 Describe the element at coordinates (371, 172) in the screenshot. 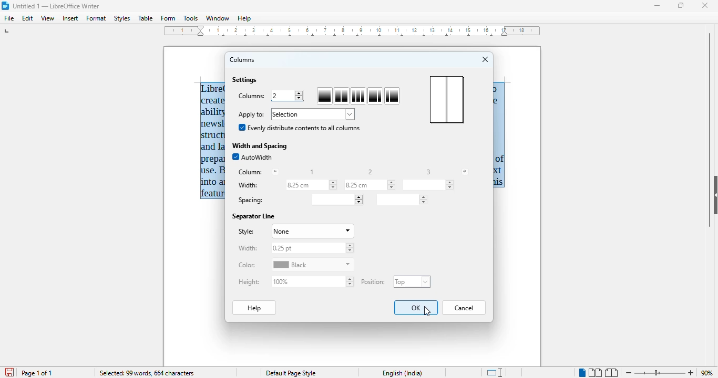

I see `2` at that location.